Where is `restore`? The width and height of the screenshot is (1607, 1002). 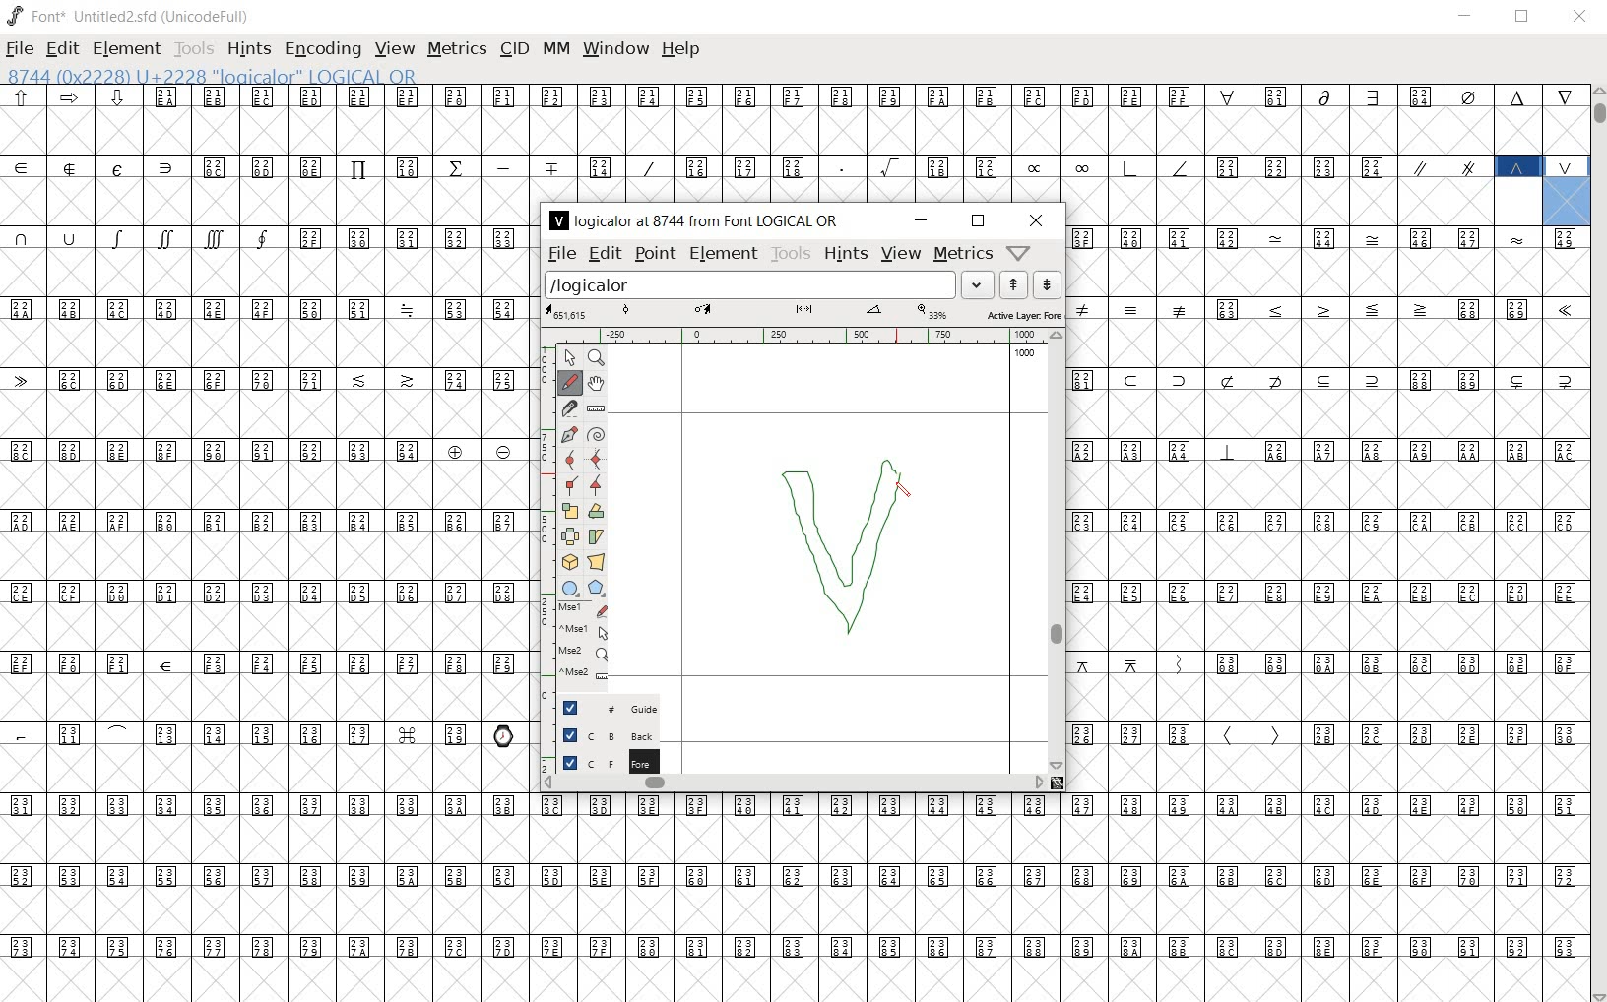 restore is located at coordinates (1523, 20).